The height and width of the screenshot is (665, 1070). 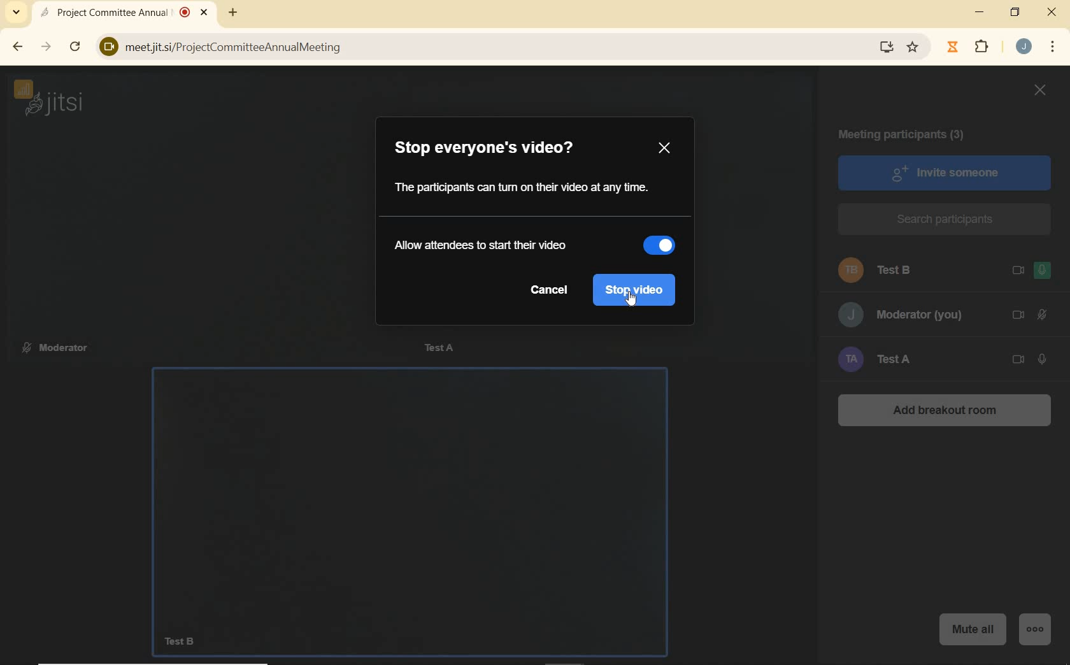 I want to click on MICROPHONE, so click(x=1041, y=272).